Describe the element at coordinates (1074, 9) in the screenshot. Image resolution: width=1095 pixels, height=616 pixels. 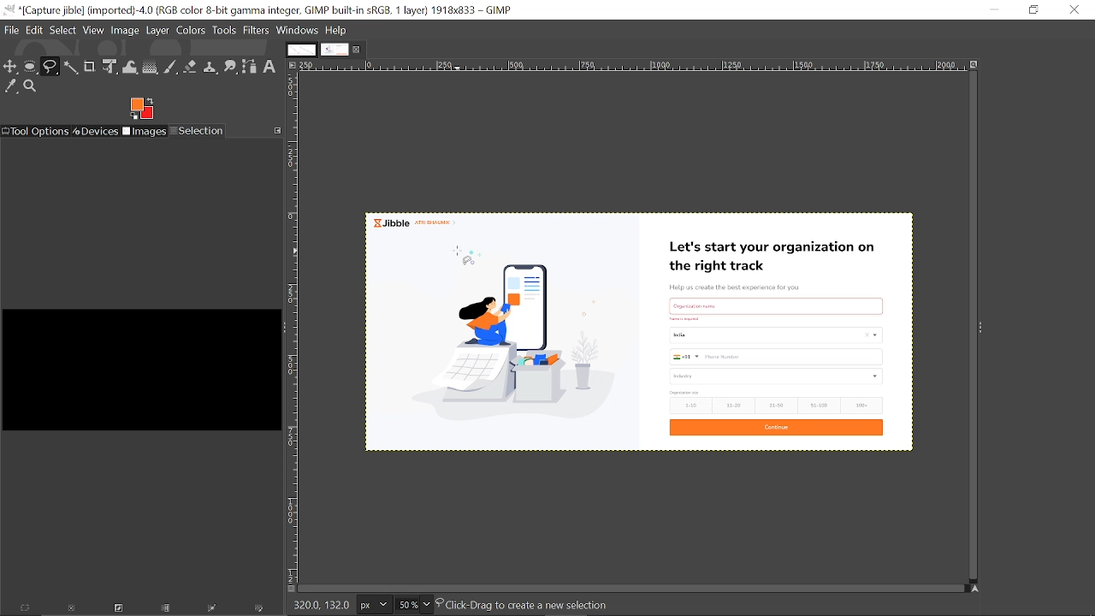
I see `Close` at that location.